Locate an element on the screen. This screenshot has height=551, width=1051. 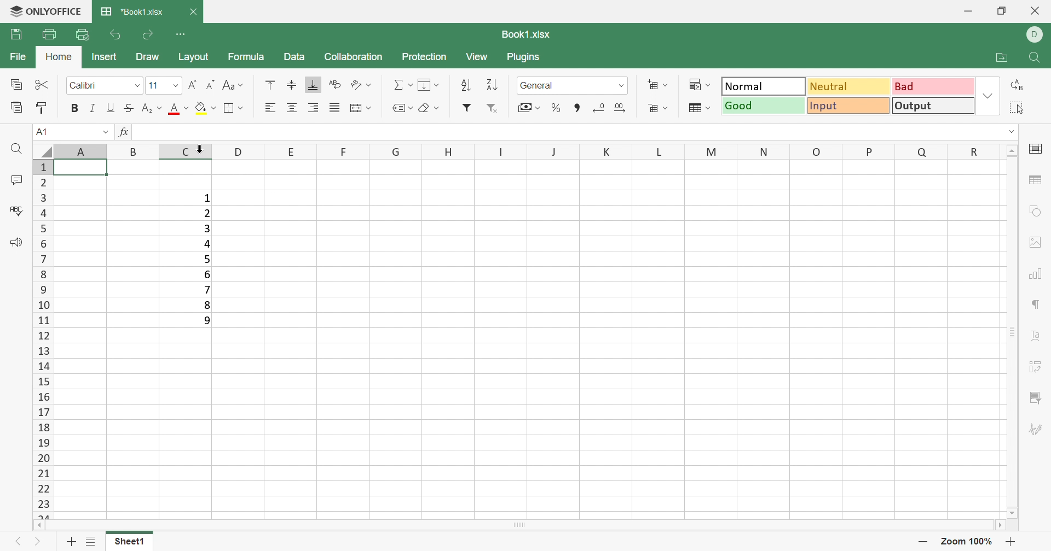
Calibri is located at coordinates (84, 85).